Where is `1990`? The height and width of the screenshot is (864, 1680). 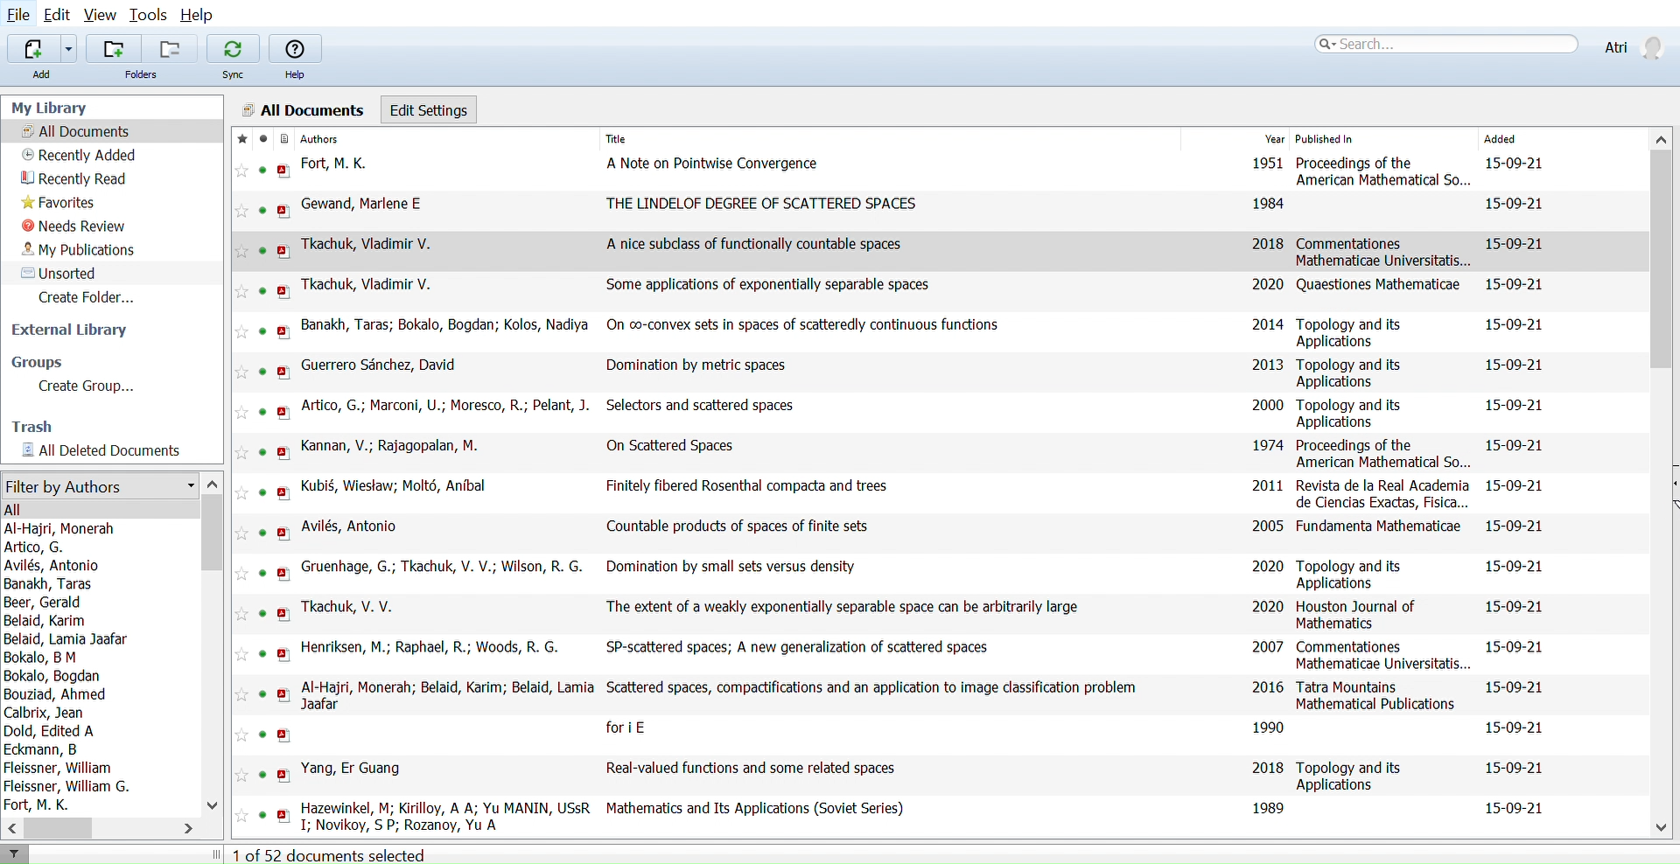
1990 is located at coordinates (1268, 726).